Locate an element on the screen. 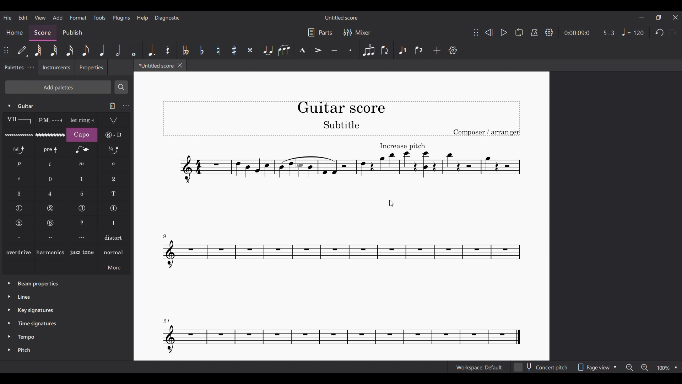  File menu is located at coordinates (8, 17).